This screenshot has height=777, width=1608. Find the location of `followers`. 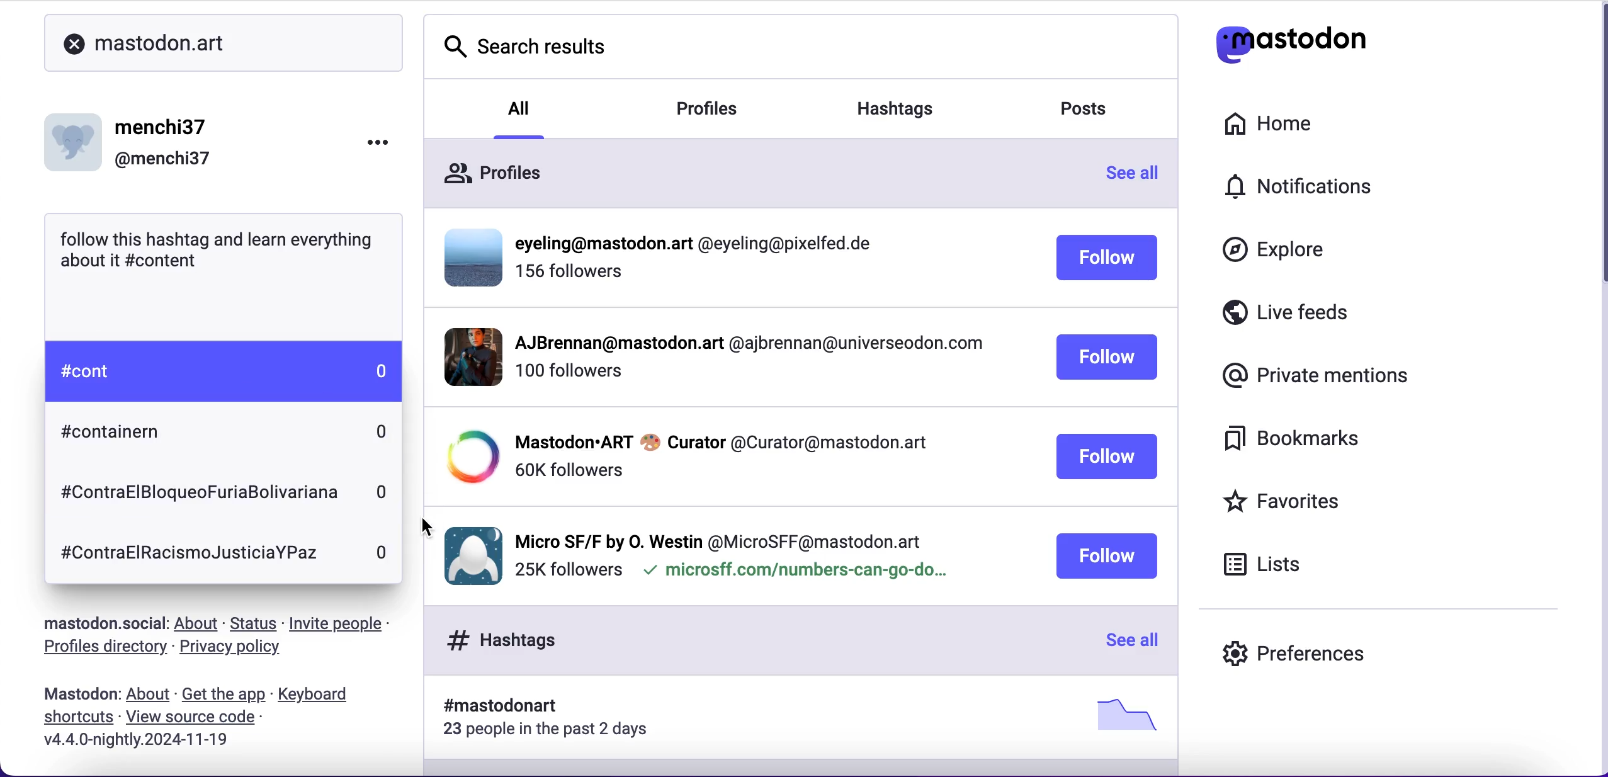

followers is located at coordinates (571, 277).